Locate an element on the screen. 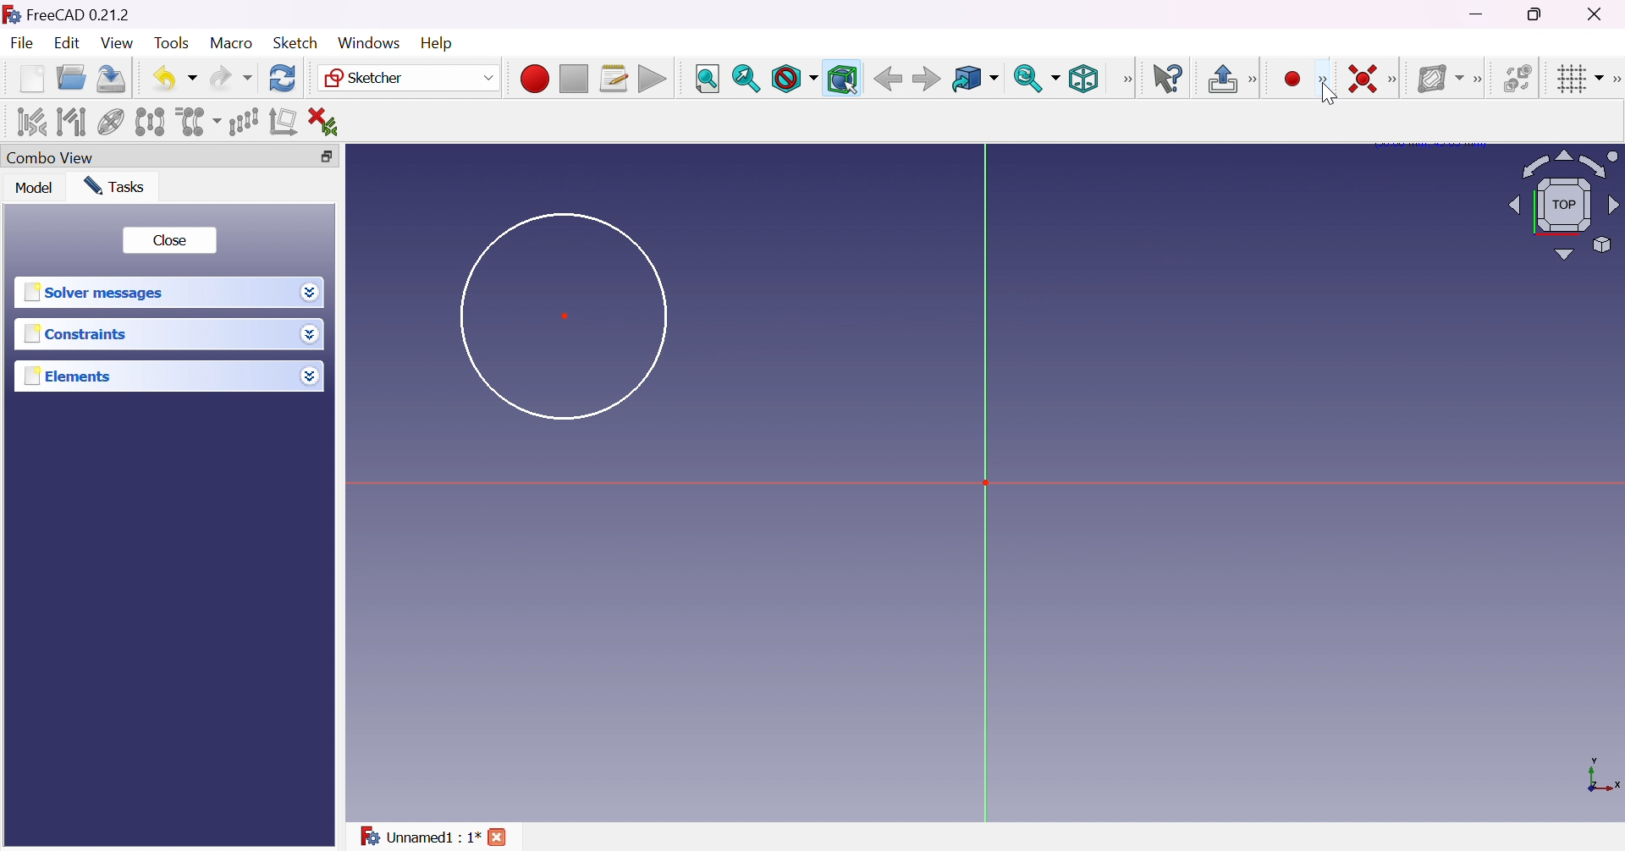  Cursor is located at coordinates (1331, 96).